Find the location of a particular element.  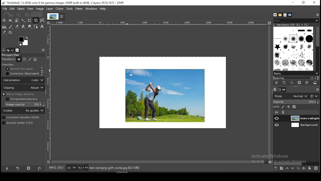

layer visibility on/off is located at coordinates (277, 125).